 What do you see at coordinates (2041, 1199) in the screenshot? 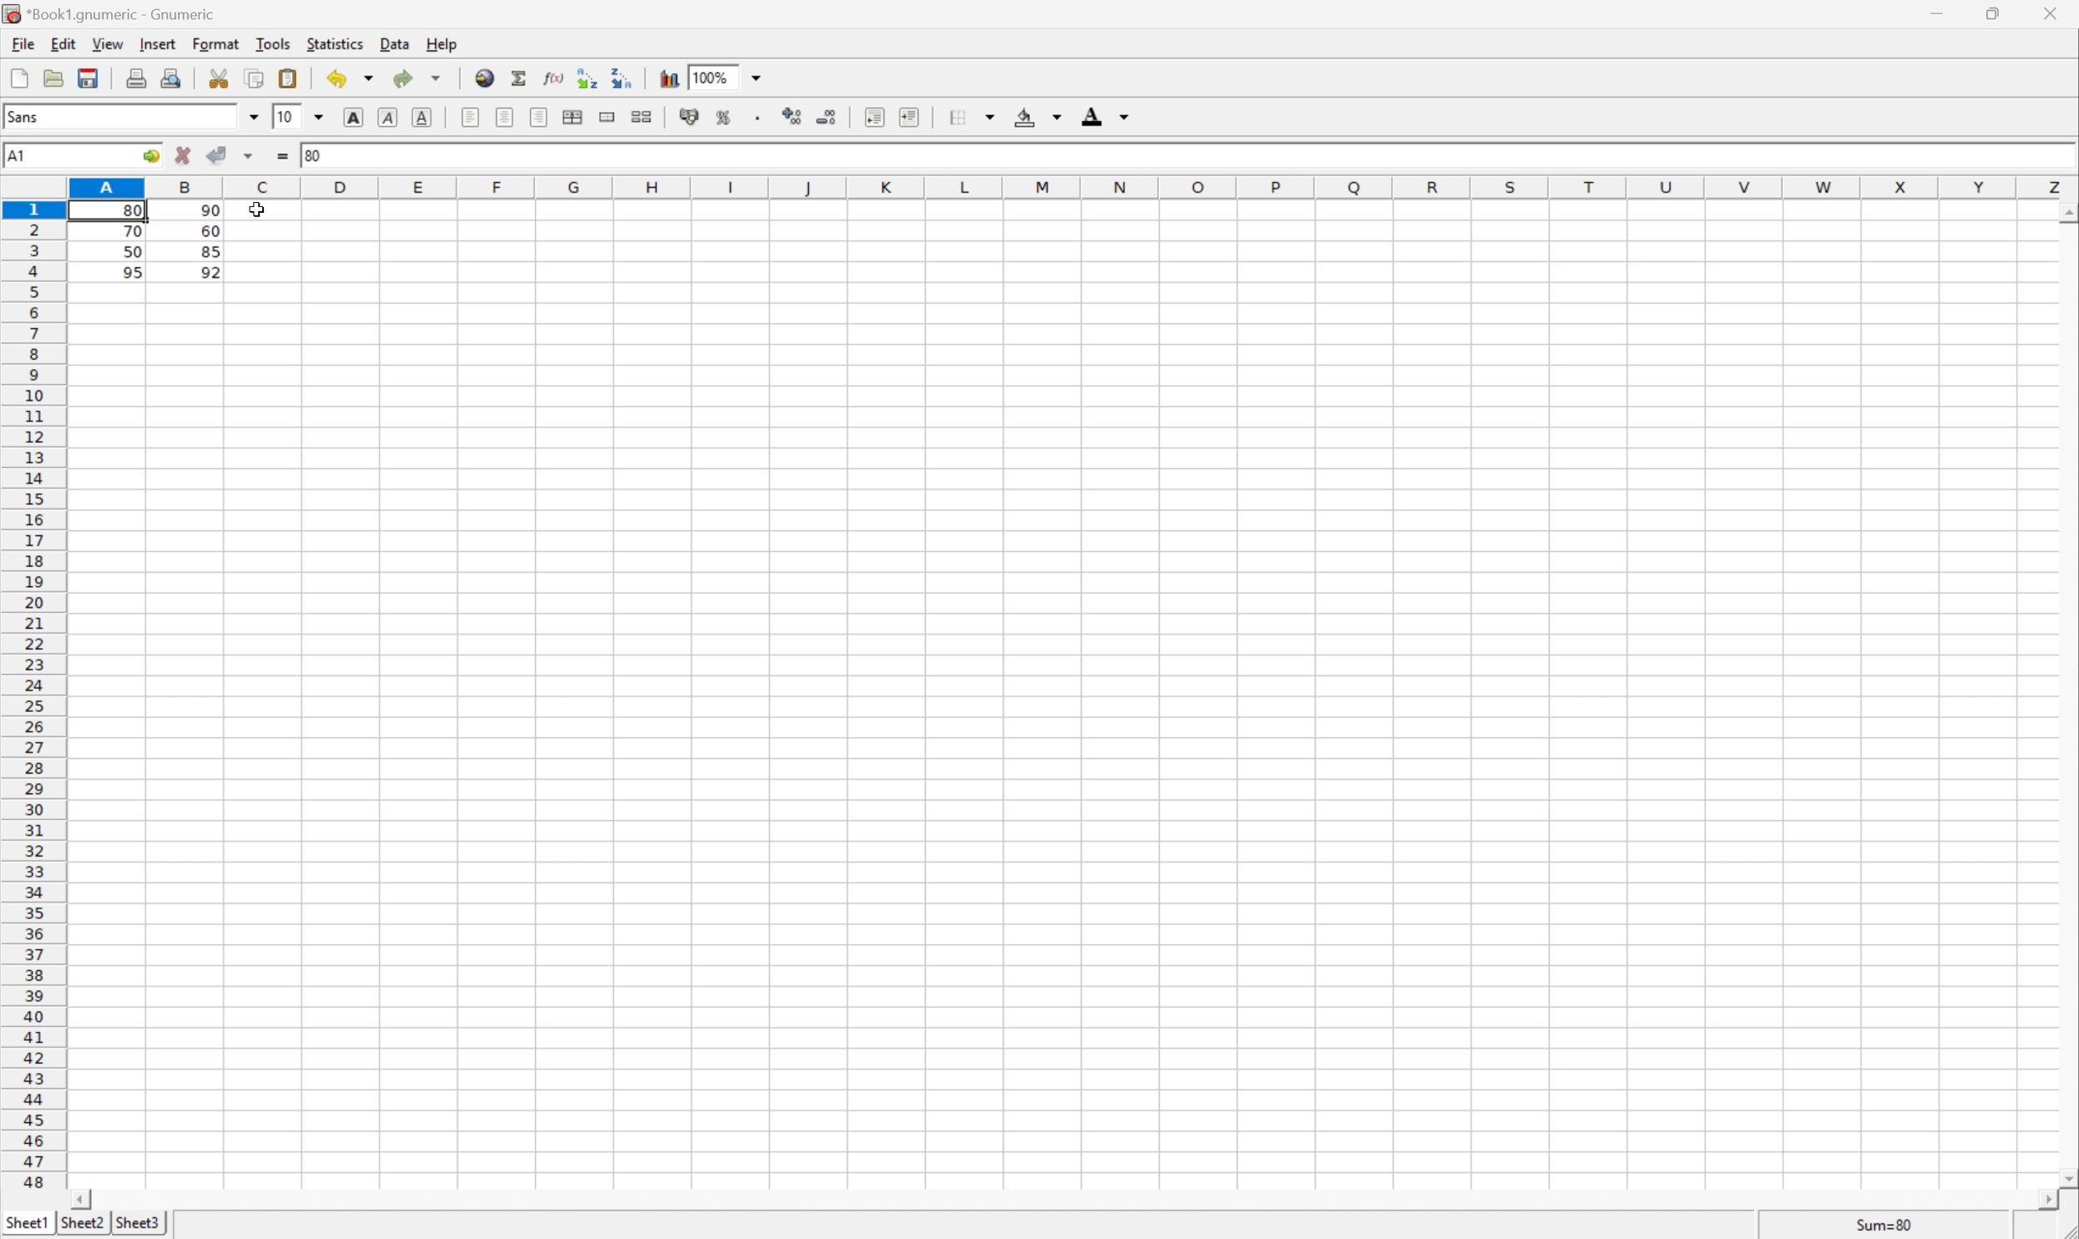
I see `Scroll Right` at bounding box center [2041, 1199].